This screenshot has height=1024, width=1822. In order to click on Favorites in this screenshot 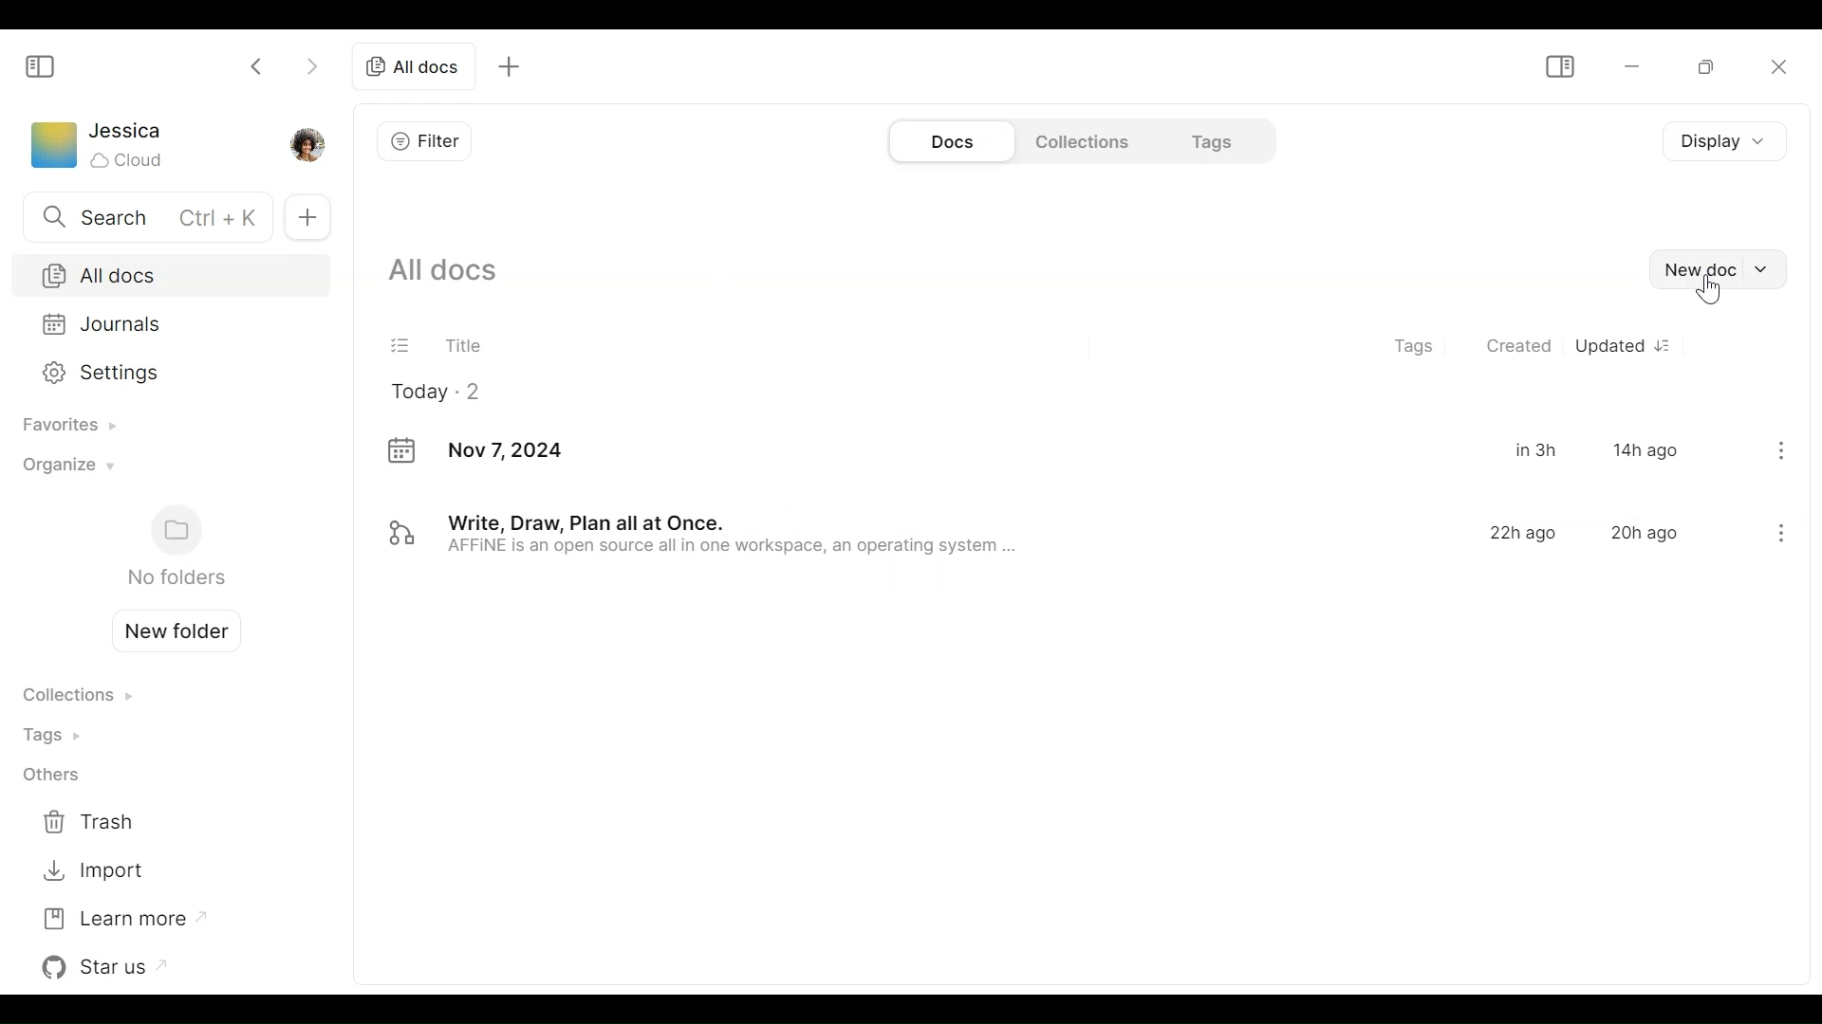, I will do `click(63, 427)`.